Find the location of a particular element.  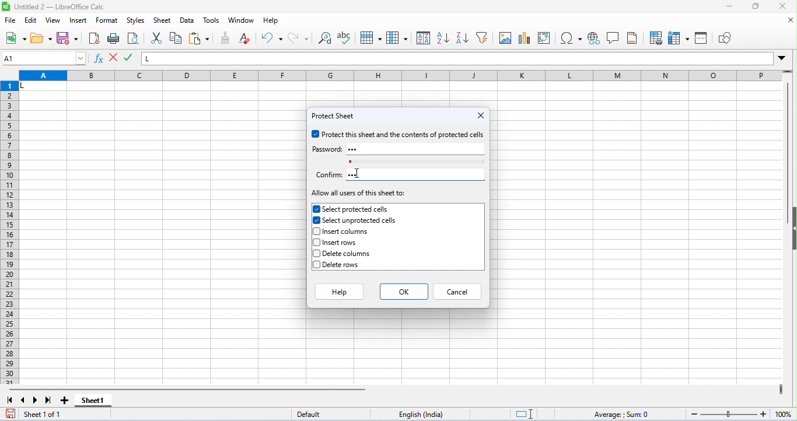

redo is located at coordinates (298, 38).